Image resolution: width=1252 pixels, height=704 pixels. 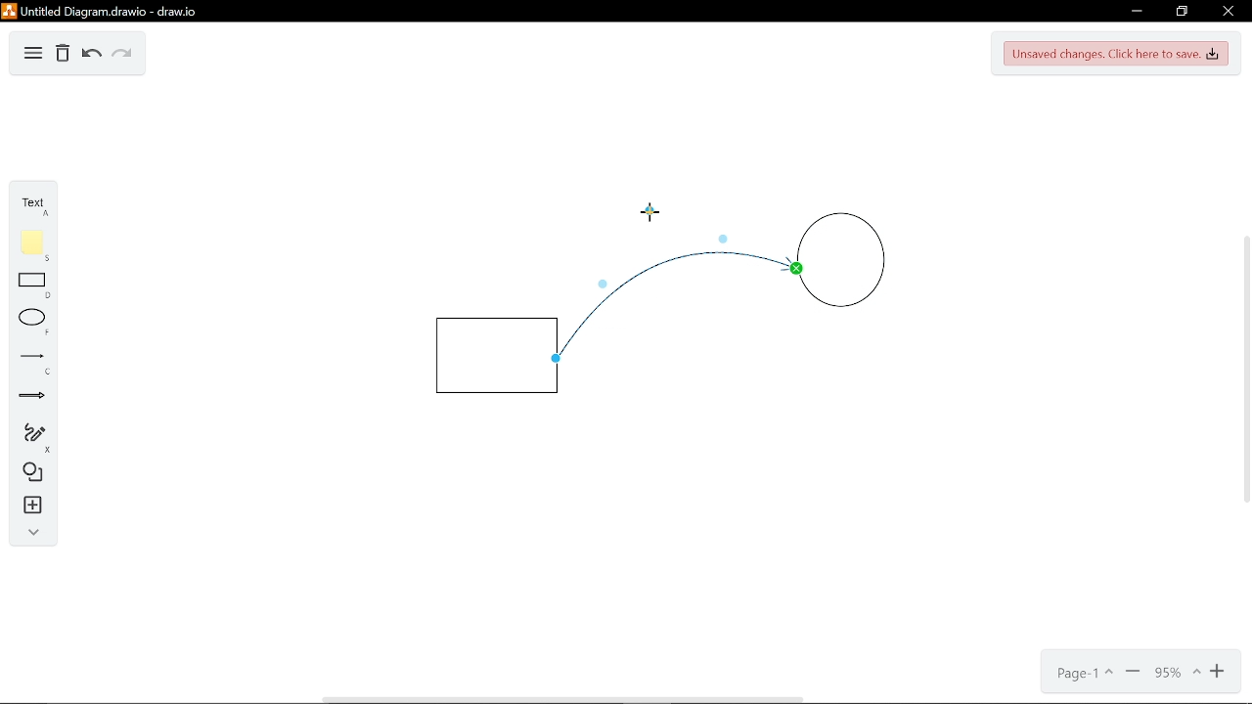 I want to click on Curve, so click(x=654, y=290).